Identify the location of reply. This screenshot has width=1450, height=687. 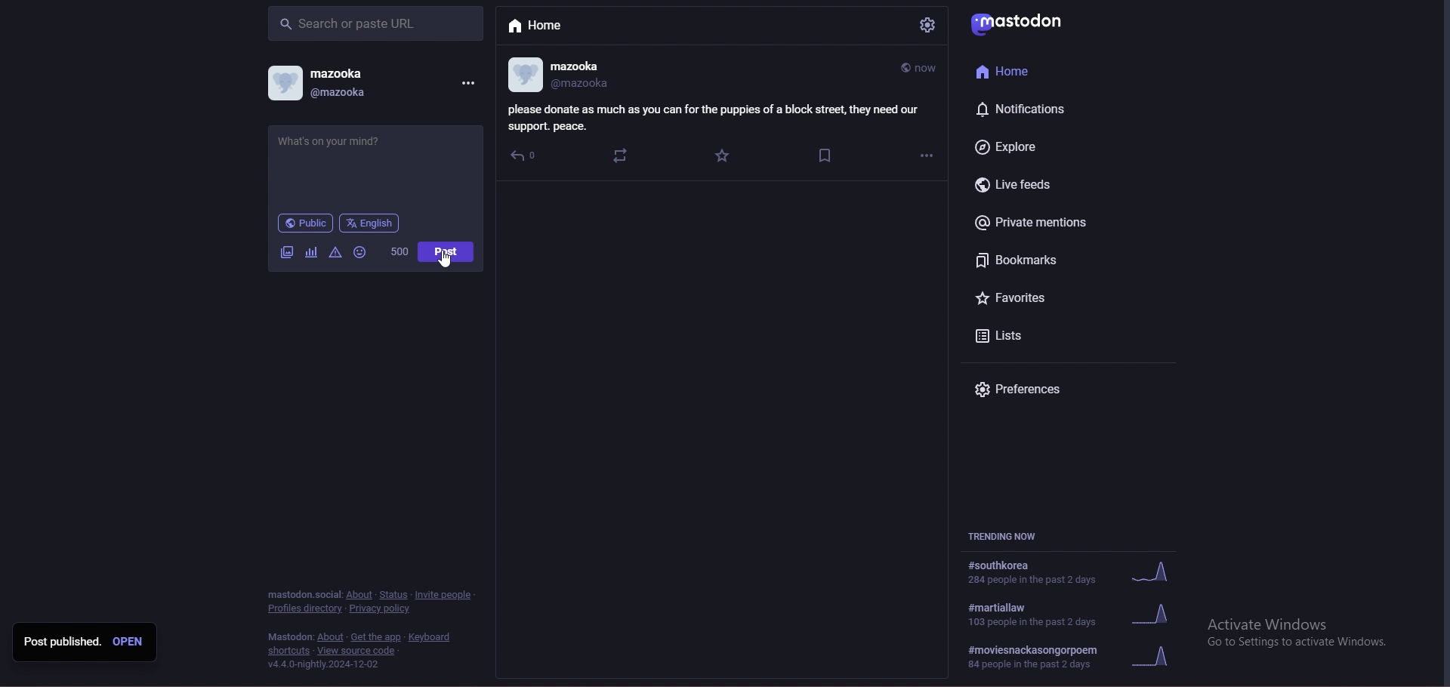
(523, 156).